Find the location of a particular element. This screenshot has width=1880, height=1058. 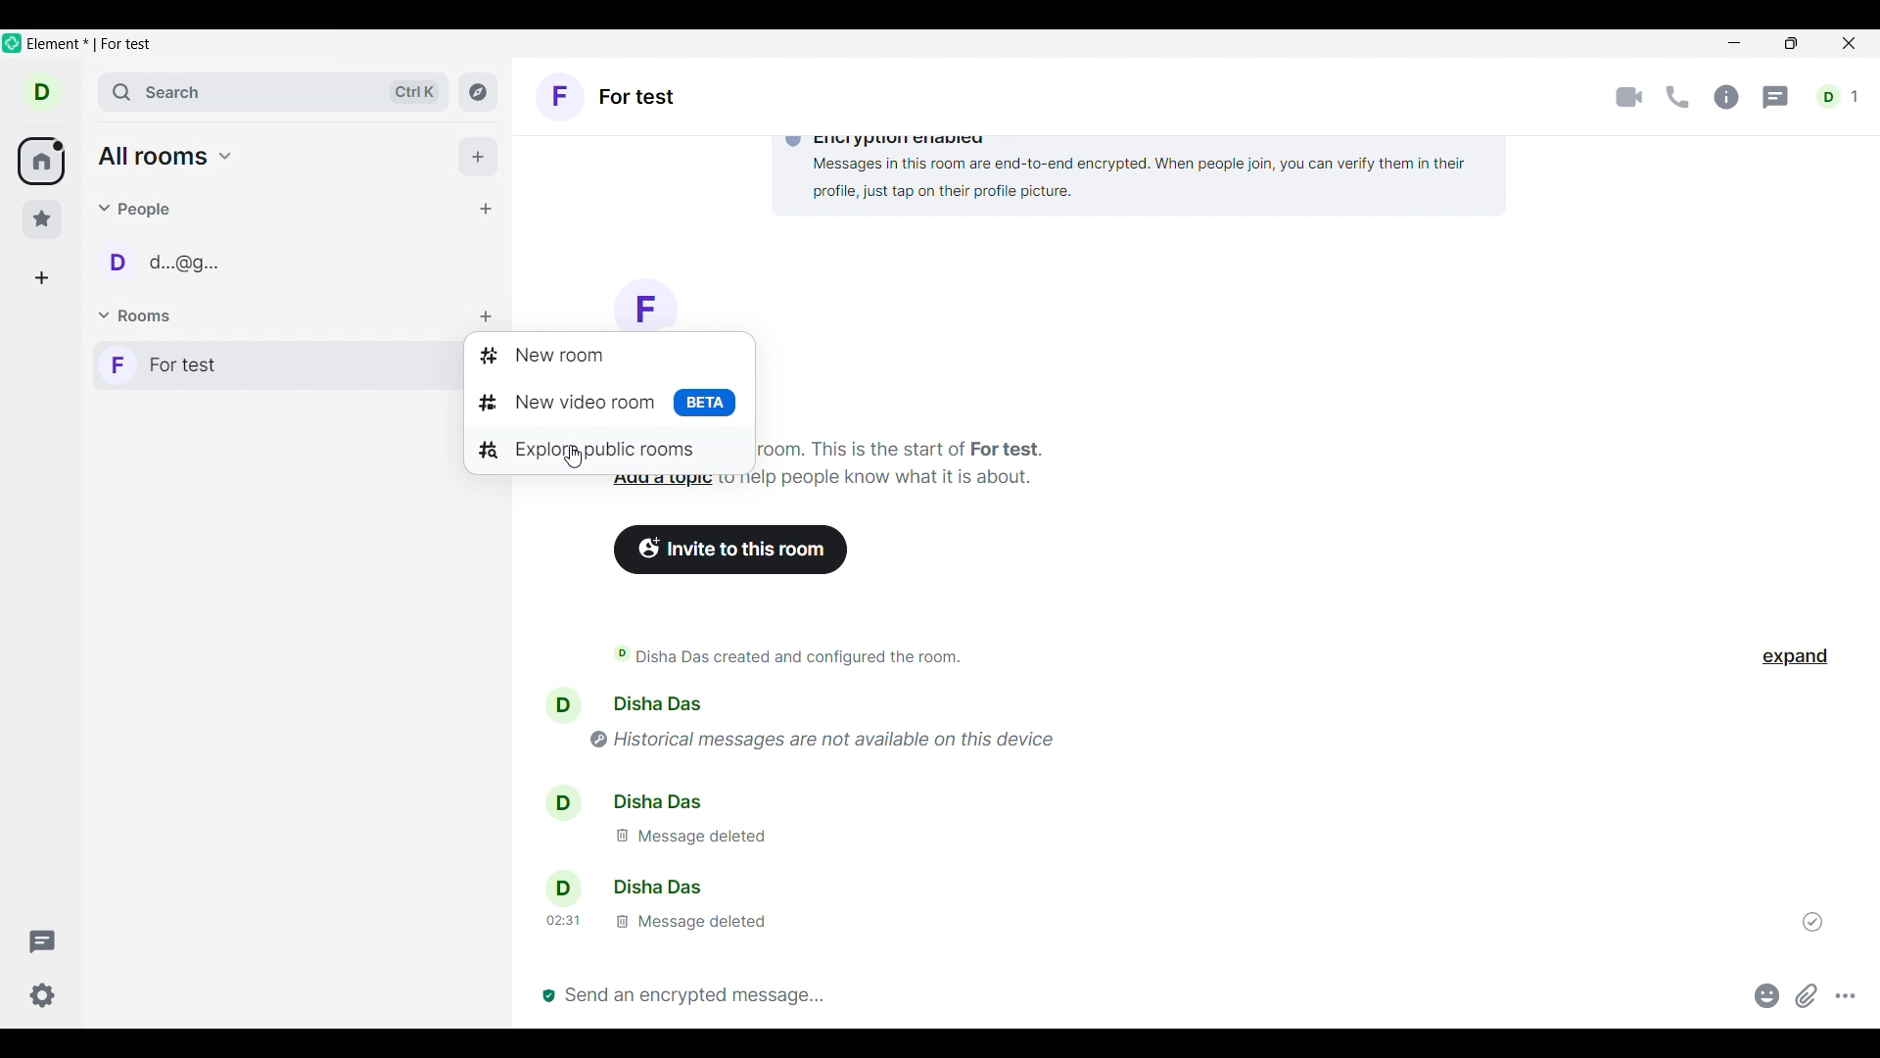

Room info is located at coordinates (1728, 97).